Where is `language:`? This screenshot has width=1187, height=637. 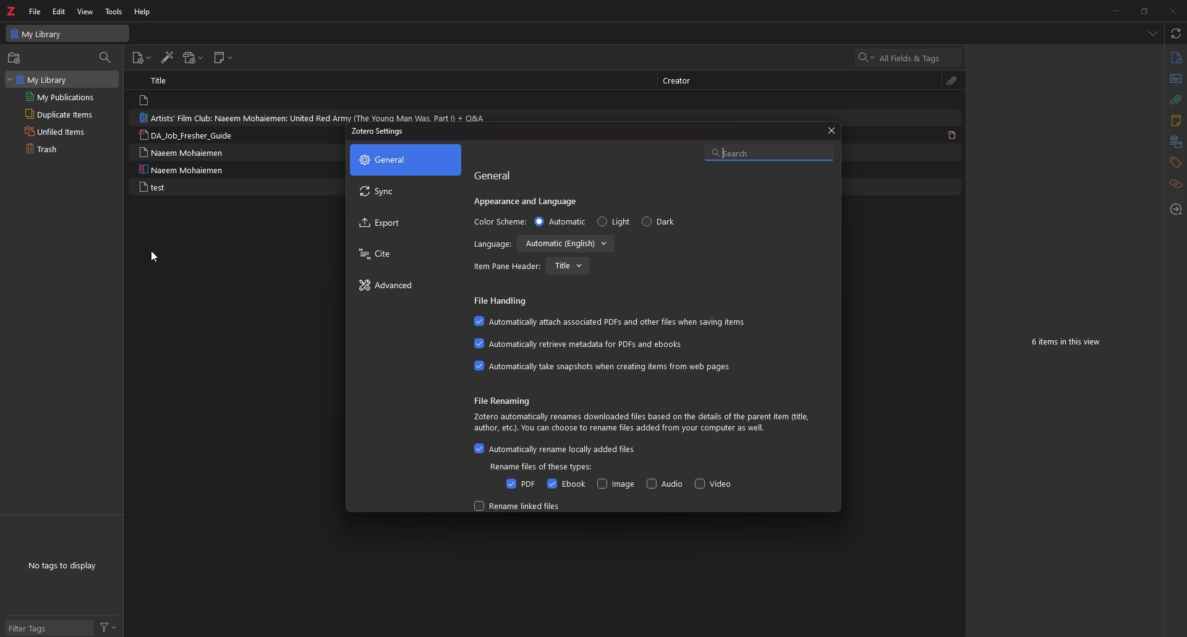 language: is located at coordinates (492, 246).